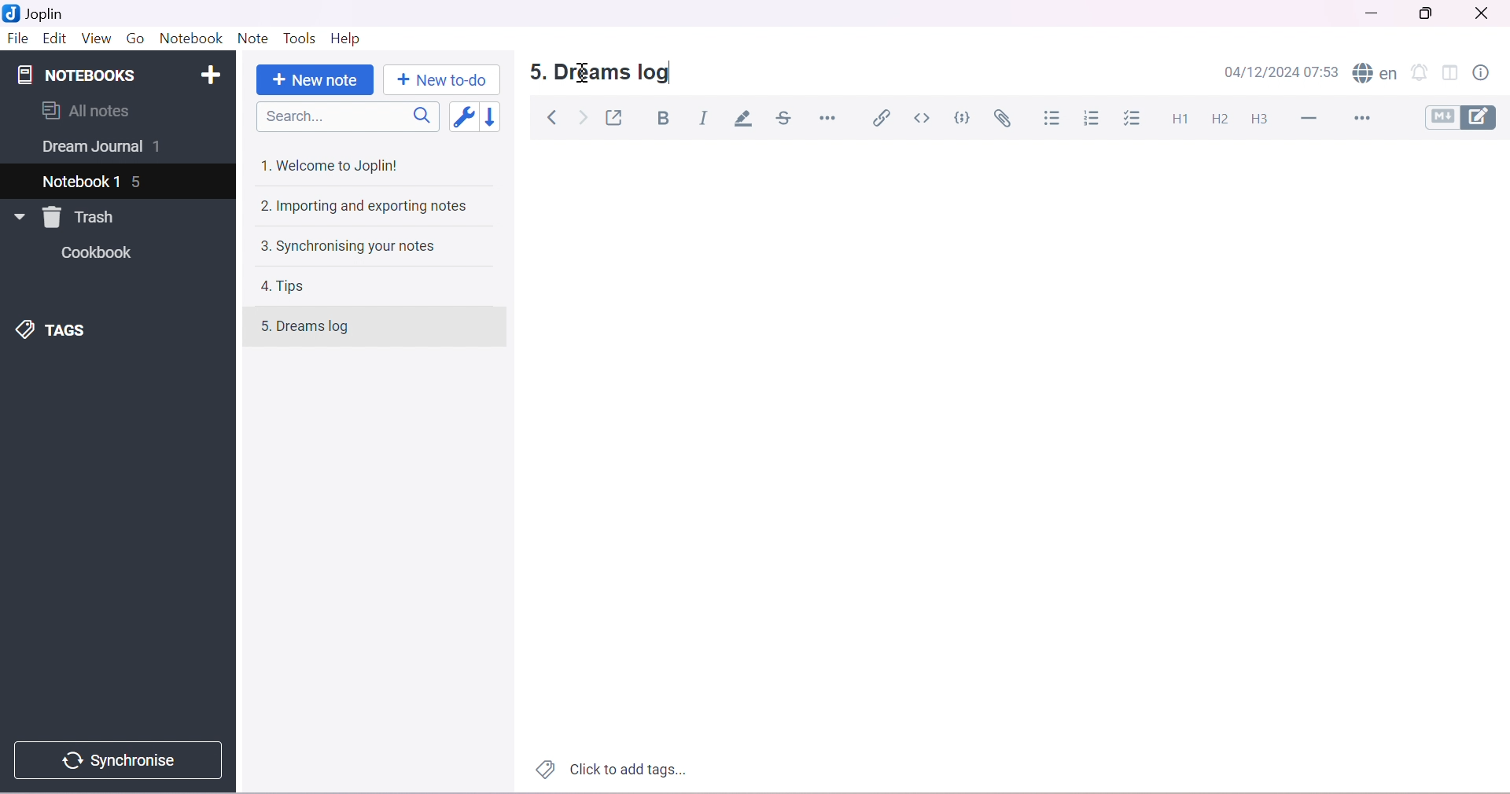 This screenshot has height=794, width=1510. What do you see at coordinates (608, 770) in the screenshot?
I see `Click to add tags` at bounding box center [608, 770].